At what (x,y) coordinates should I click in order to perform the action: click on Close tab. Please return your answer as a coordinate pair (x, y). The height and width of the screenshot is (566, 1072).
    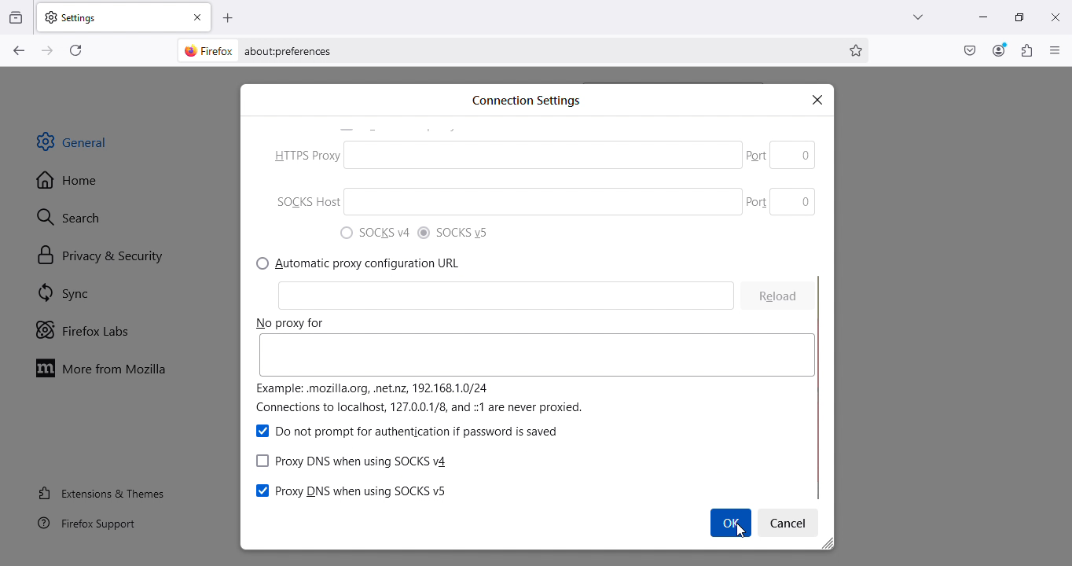
    Looking at the image, I should click on (200, 17).